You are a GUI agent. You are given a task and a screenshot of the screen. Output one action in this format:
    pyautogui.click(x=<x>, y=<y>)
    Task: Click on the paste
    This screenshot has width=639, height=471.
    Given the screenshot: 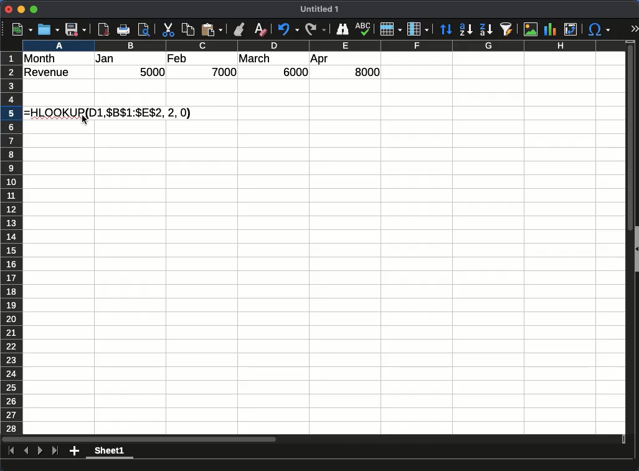 What is the action you would take?
    pyautogui.click(x=212, y=29)
    